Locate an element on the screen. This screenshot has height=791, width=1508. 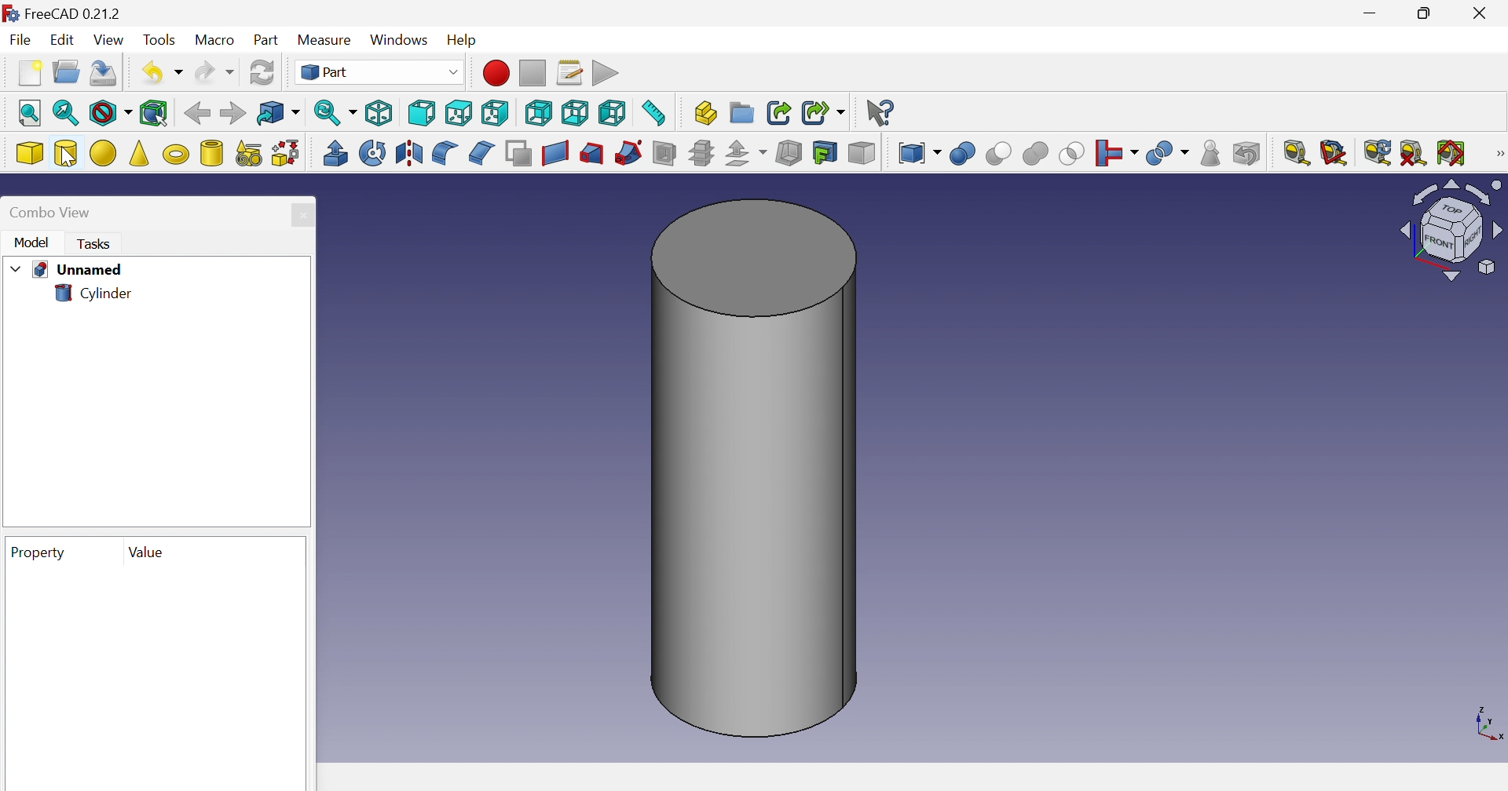
Save is located at coordinates (103, 71).